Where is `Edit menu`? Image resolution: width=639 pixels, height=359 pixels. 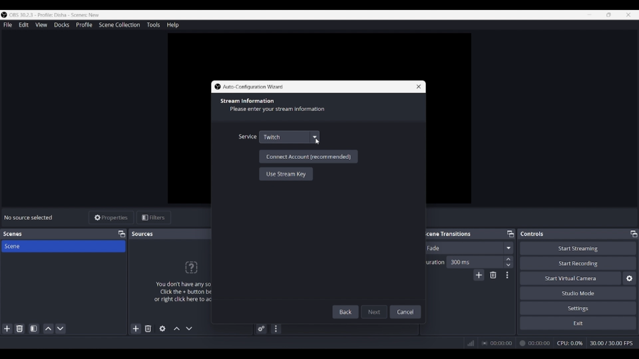 Edit menu is located at coordinates (23, 25).